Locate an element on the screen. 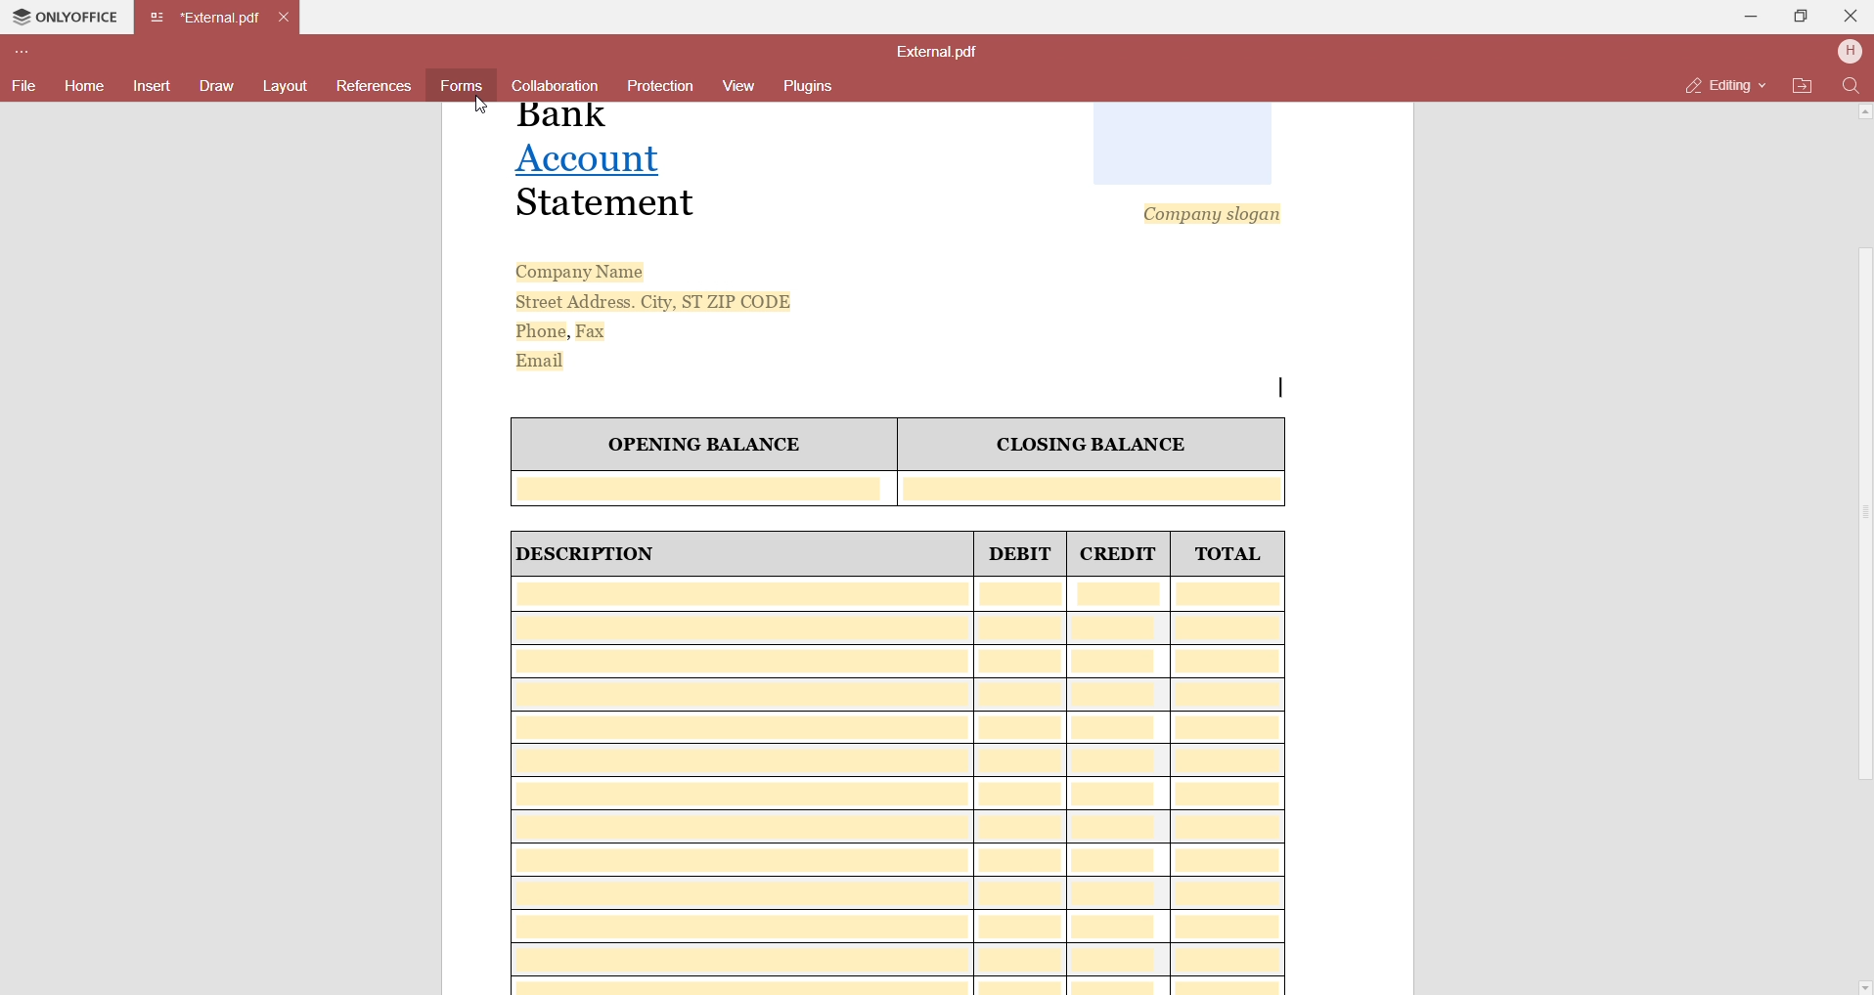 The width and height of the screenshot is (1874, 995). References is located at coordinates (377, 85).